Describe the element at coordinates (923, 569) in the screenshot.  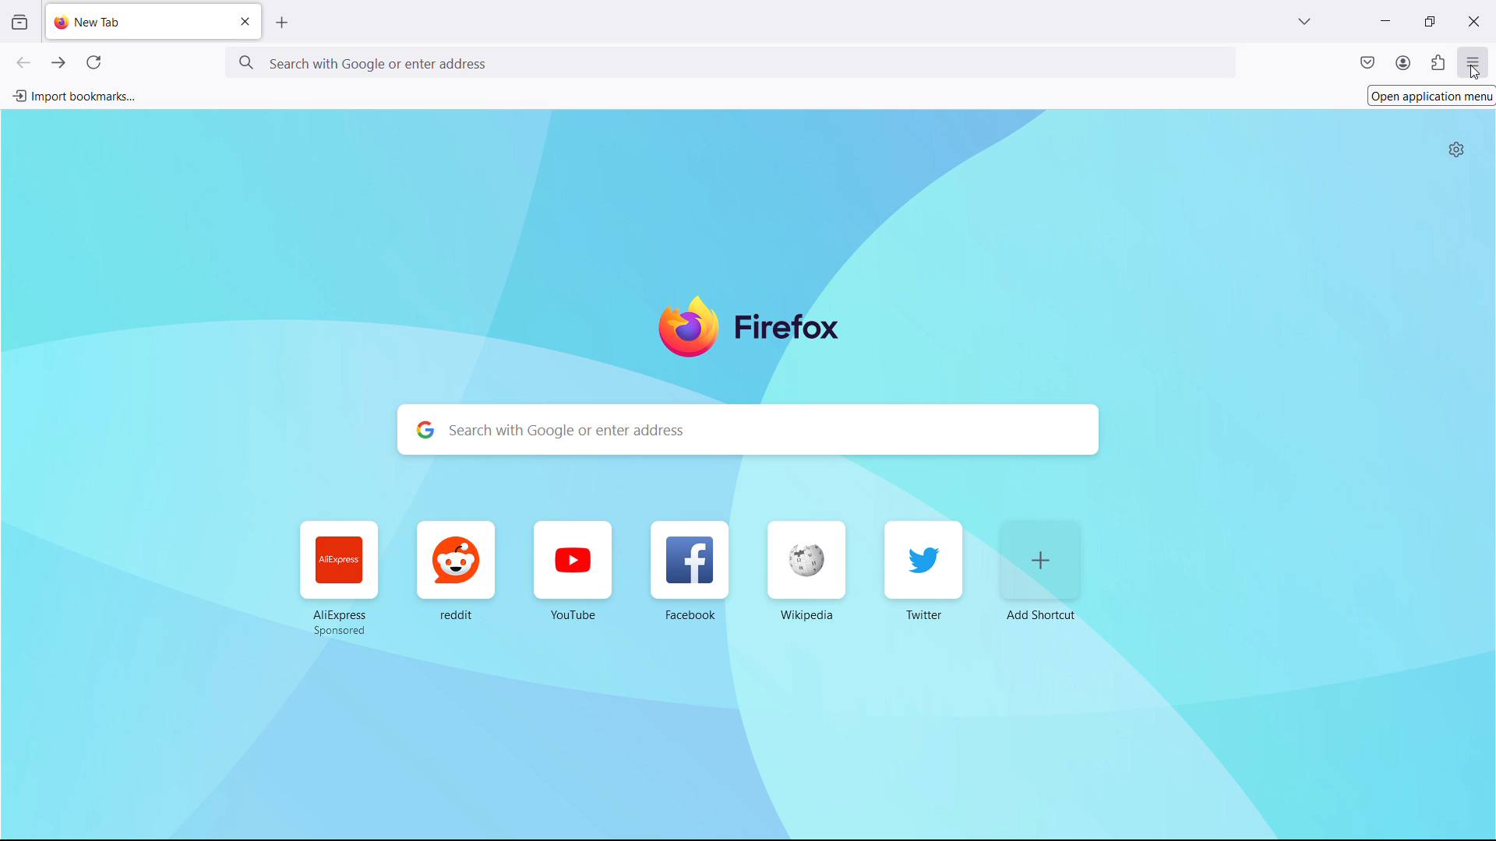
I see `Twitter` at that location.